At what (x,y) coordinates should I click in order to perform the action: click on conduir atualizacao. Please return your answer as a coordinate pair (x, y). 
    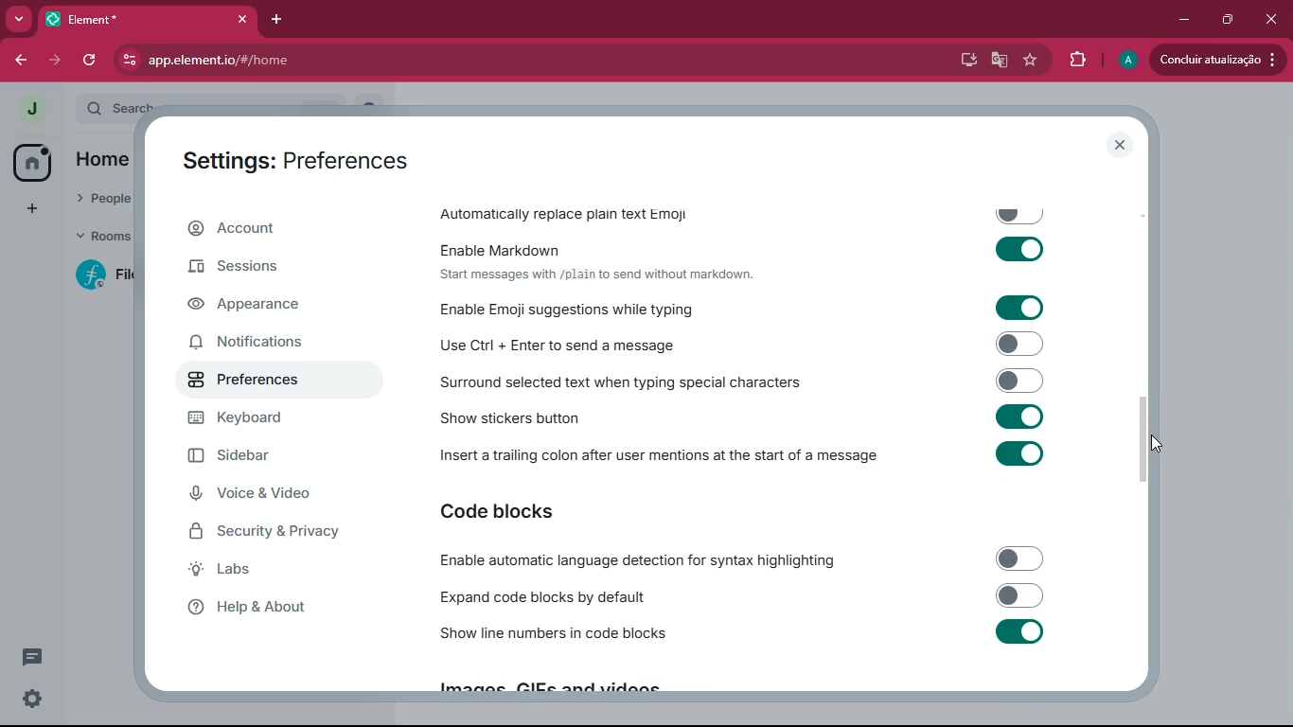
    Looking at the image, I should click on (1216, 60).